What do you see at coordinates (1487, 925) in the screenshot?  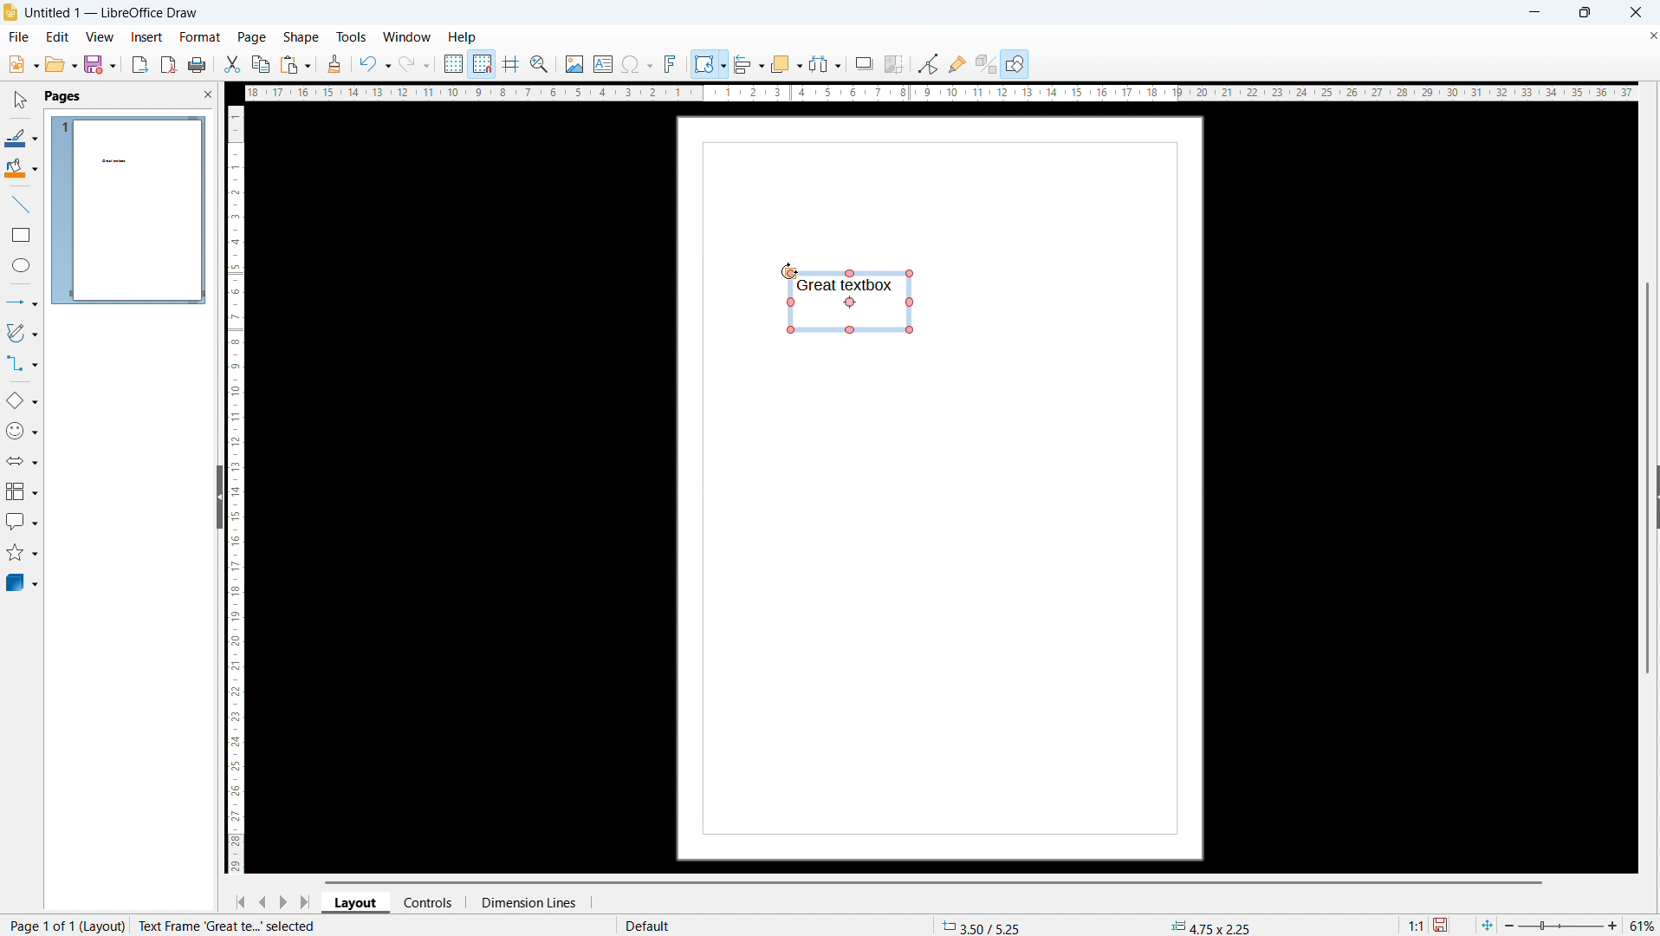 I see `fit to page ` at bounding box center [1487, 925].